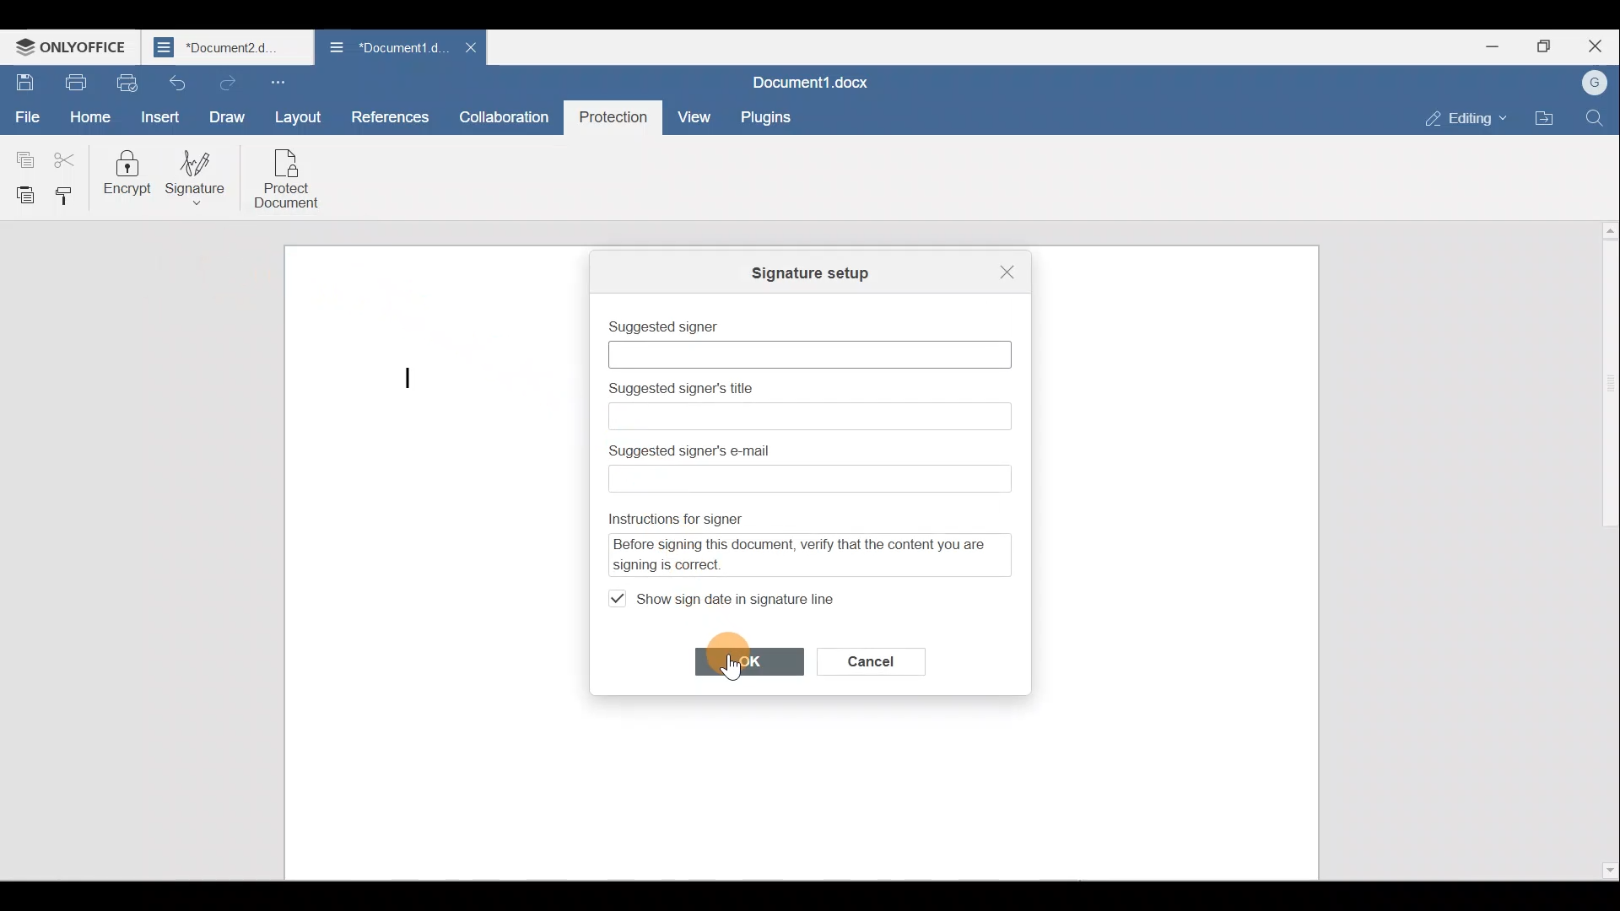 The width and height of the screenshot is (1620, 911). I want to click on Paste, so click(19, 189).